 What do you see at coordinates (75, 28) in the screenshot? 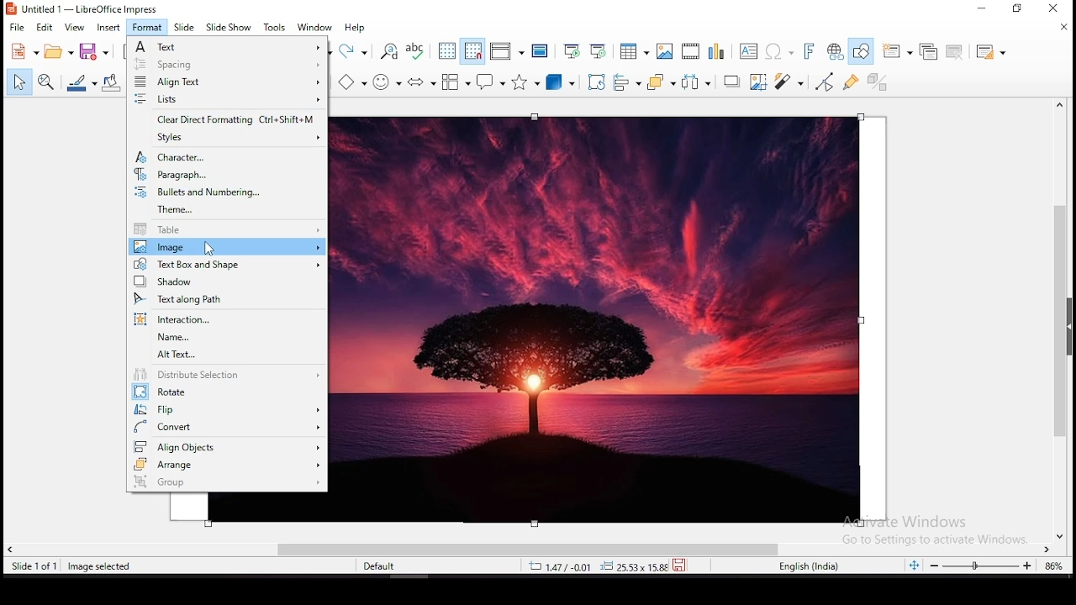
I see `view` at bounding box center [75, 28].